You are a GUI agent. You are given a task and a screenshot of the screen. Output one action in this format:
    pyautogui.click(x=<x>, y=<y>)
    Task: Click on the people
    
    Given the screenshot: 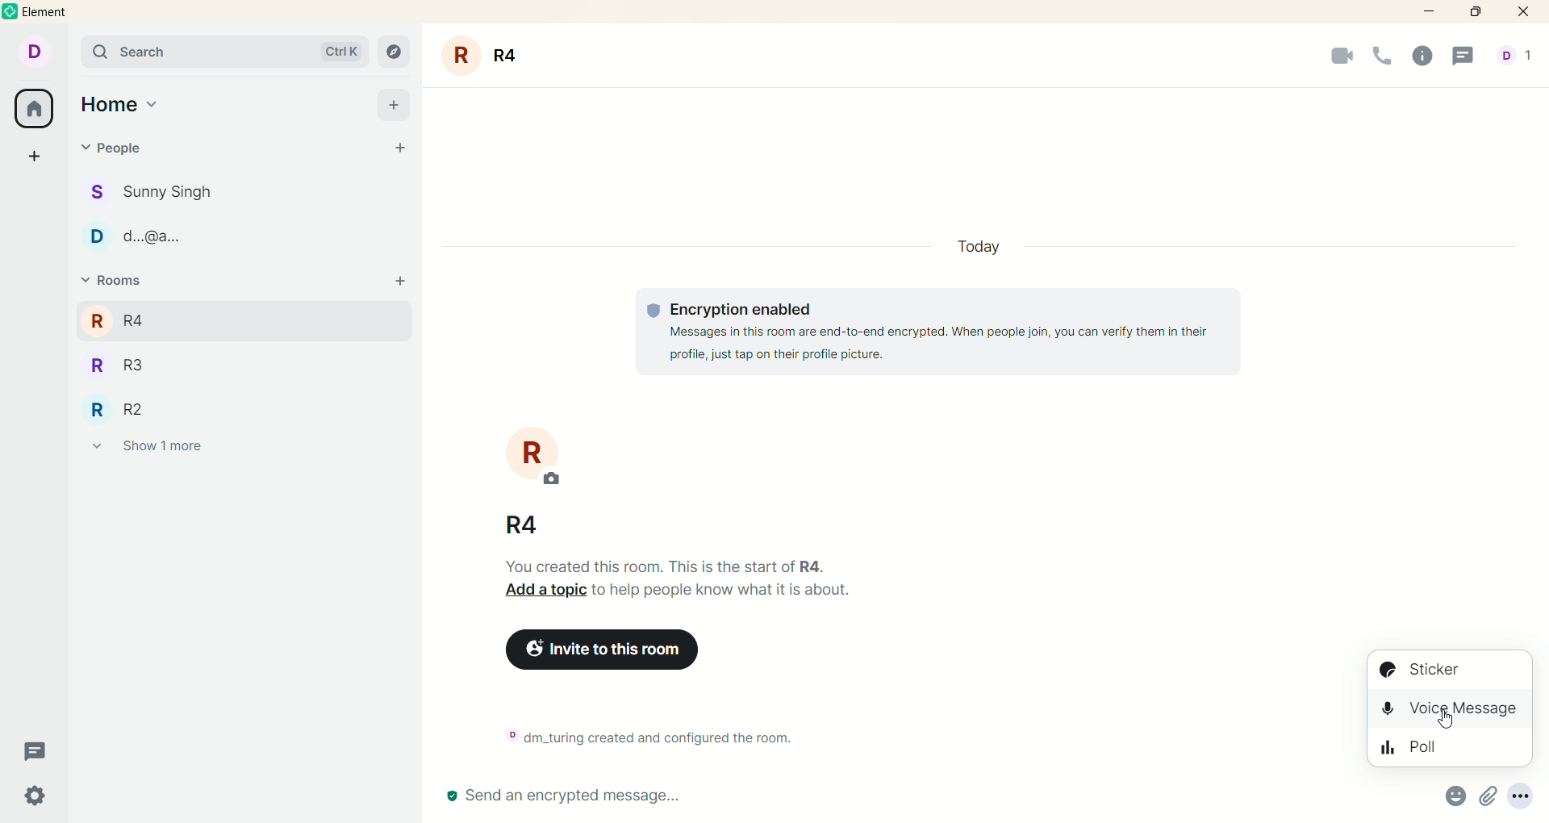 What is the action you would take?
    pyautogui.click(x=167, y=193)
    